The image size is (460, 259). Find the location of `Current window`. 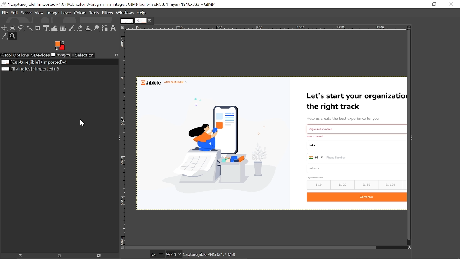

Current window is located at coordinates (109, 4).